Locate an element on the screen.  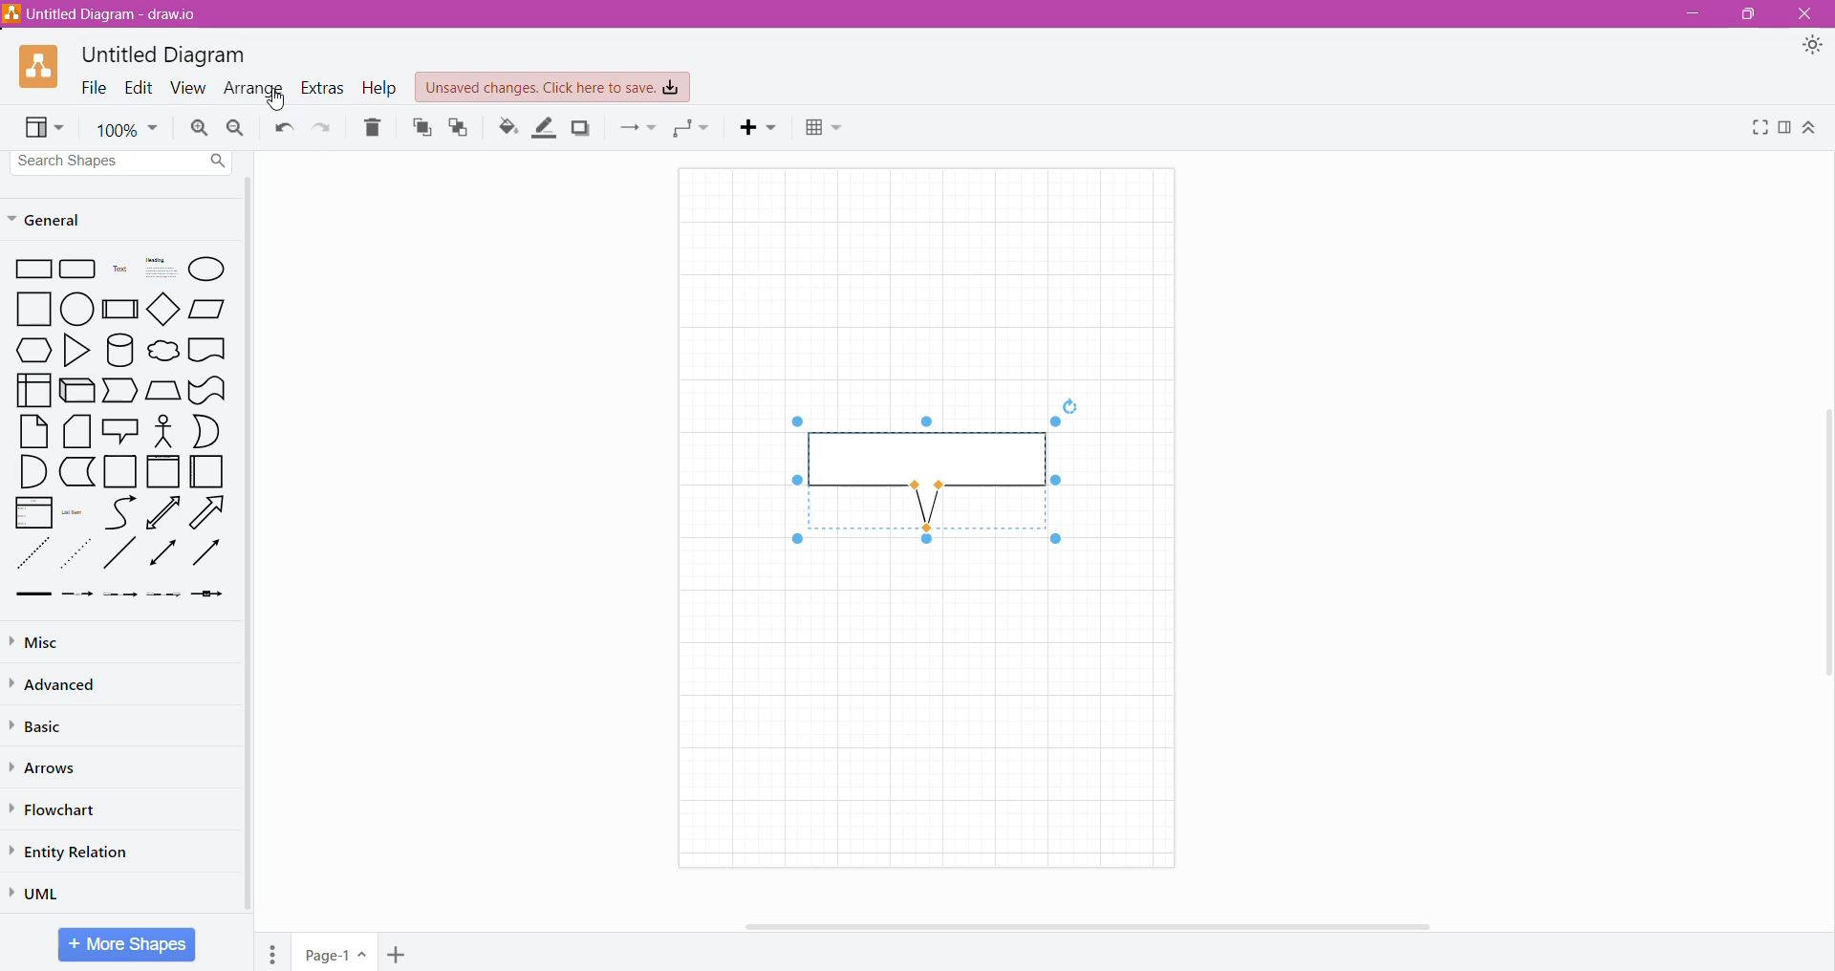
Selected Shape is located at coordinates (925, 472).